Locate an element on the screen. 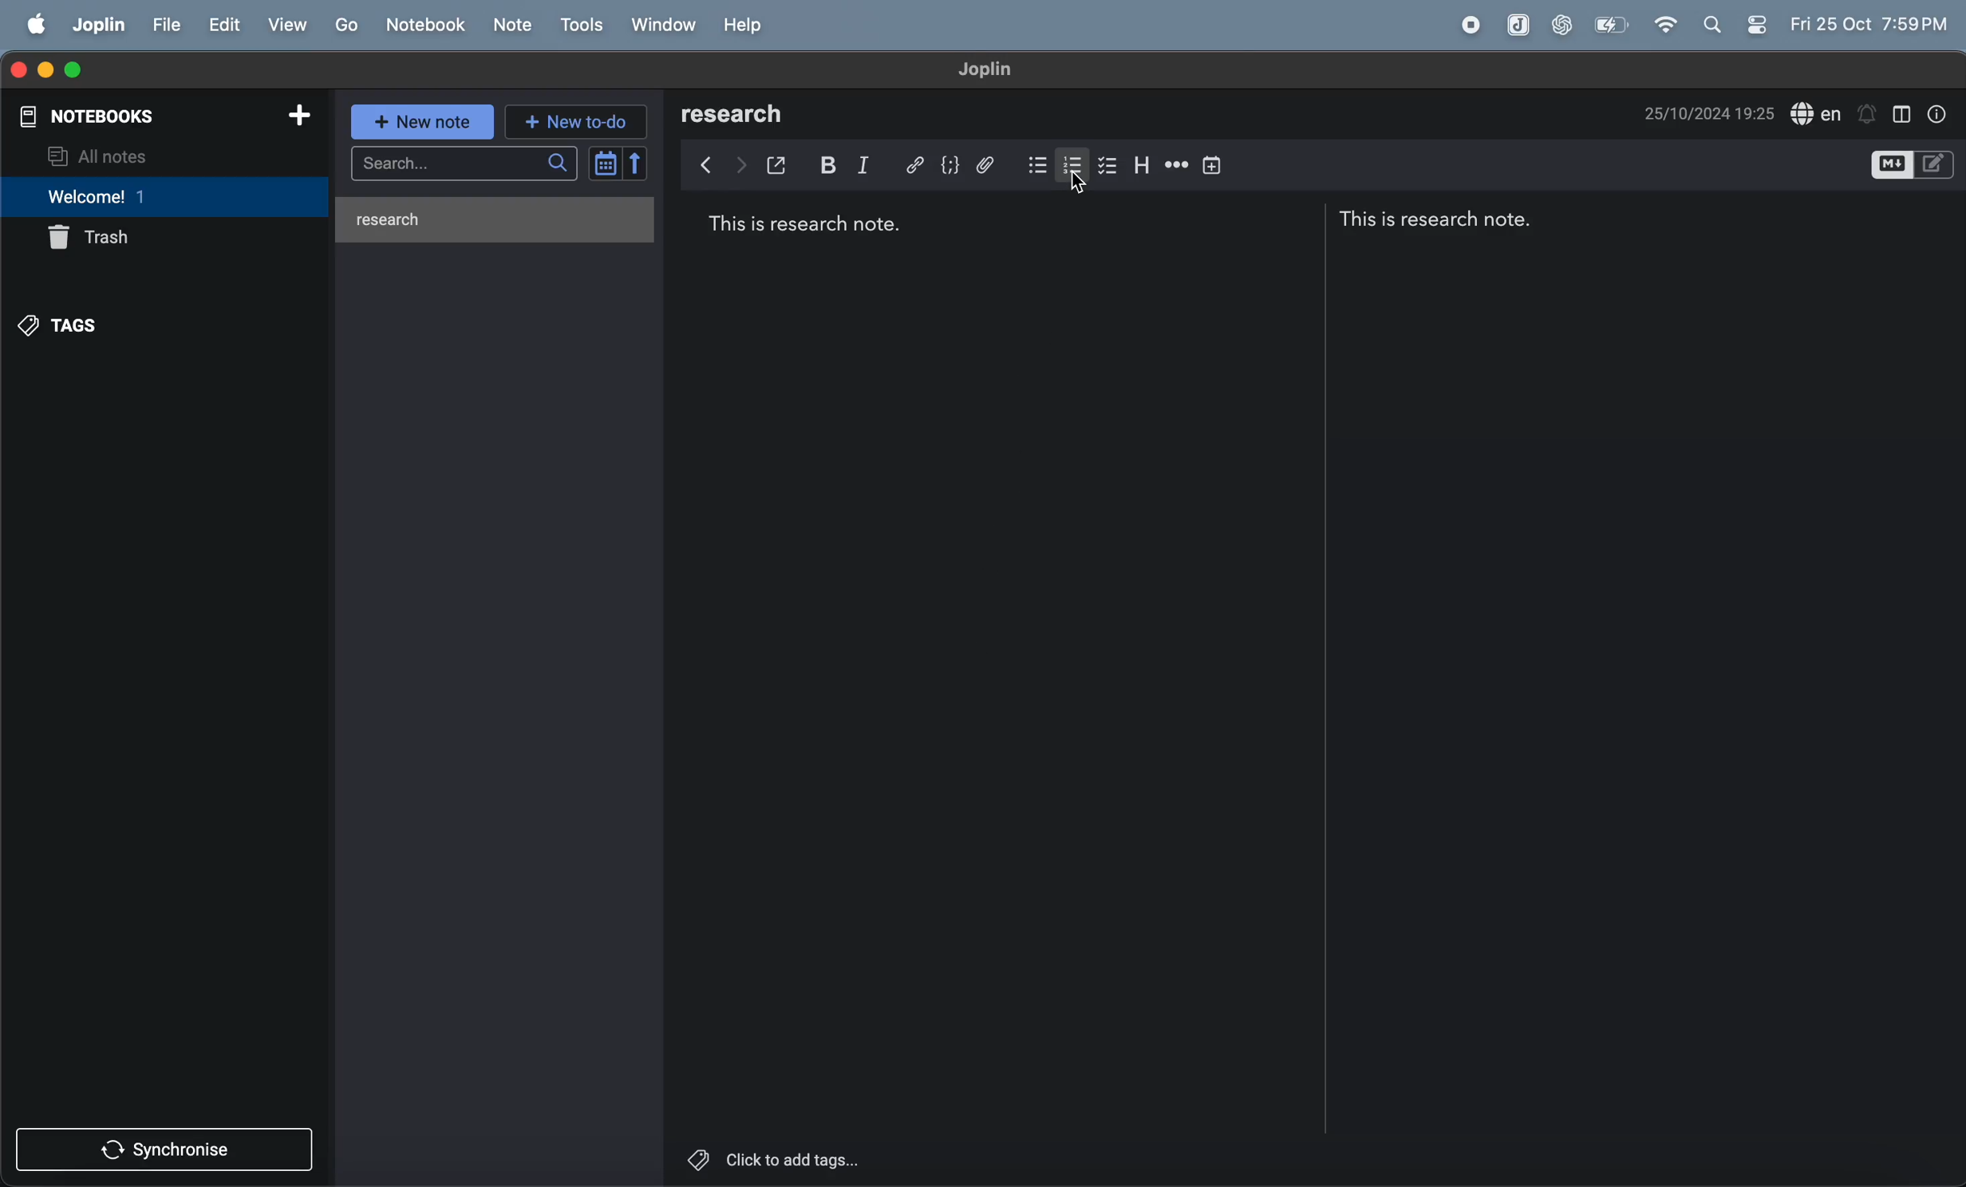  window is located at coordinates (661, 25).